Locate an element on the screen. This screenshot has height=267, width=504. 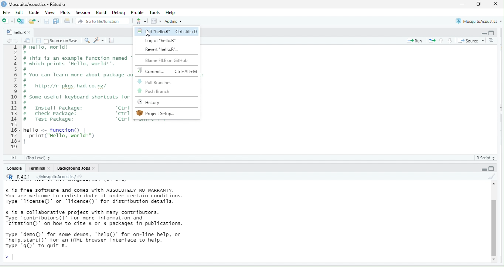
View is located at coordinates (48, 13).